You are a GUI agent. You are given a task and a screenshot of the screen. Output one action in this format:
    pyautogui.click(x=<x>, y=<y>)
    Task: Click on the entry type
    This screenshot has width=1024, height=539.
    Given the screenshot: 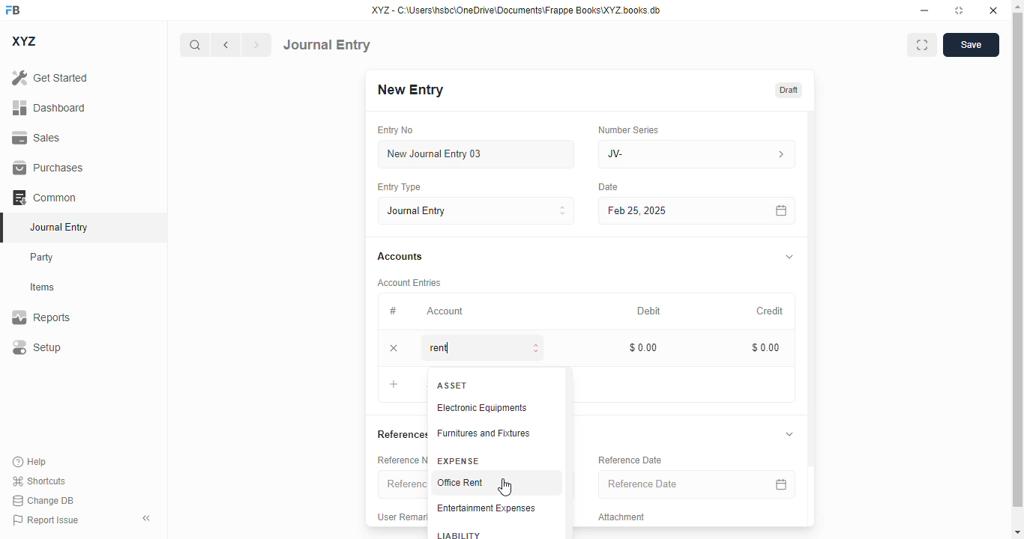 What is the action you would take?
    pyautogui.click(x=477, y=210)
    